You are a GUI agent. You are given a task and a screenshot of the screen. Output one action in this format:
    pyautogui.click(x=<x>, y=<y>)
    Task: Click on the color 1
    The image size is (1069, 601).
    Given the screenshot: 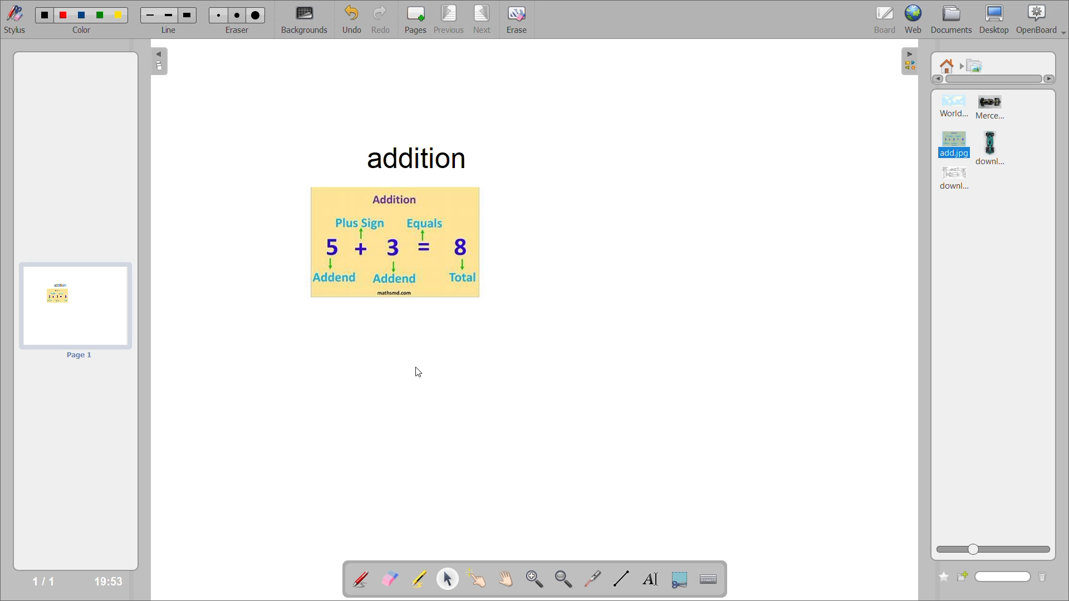 What is the action you would take?
    pyautogui.click(x=46, y=16)
    